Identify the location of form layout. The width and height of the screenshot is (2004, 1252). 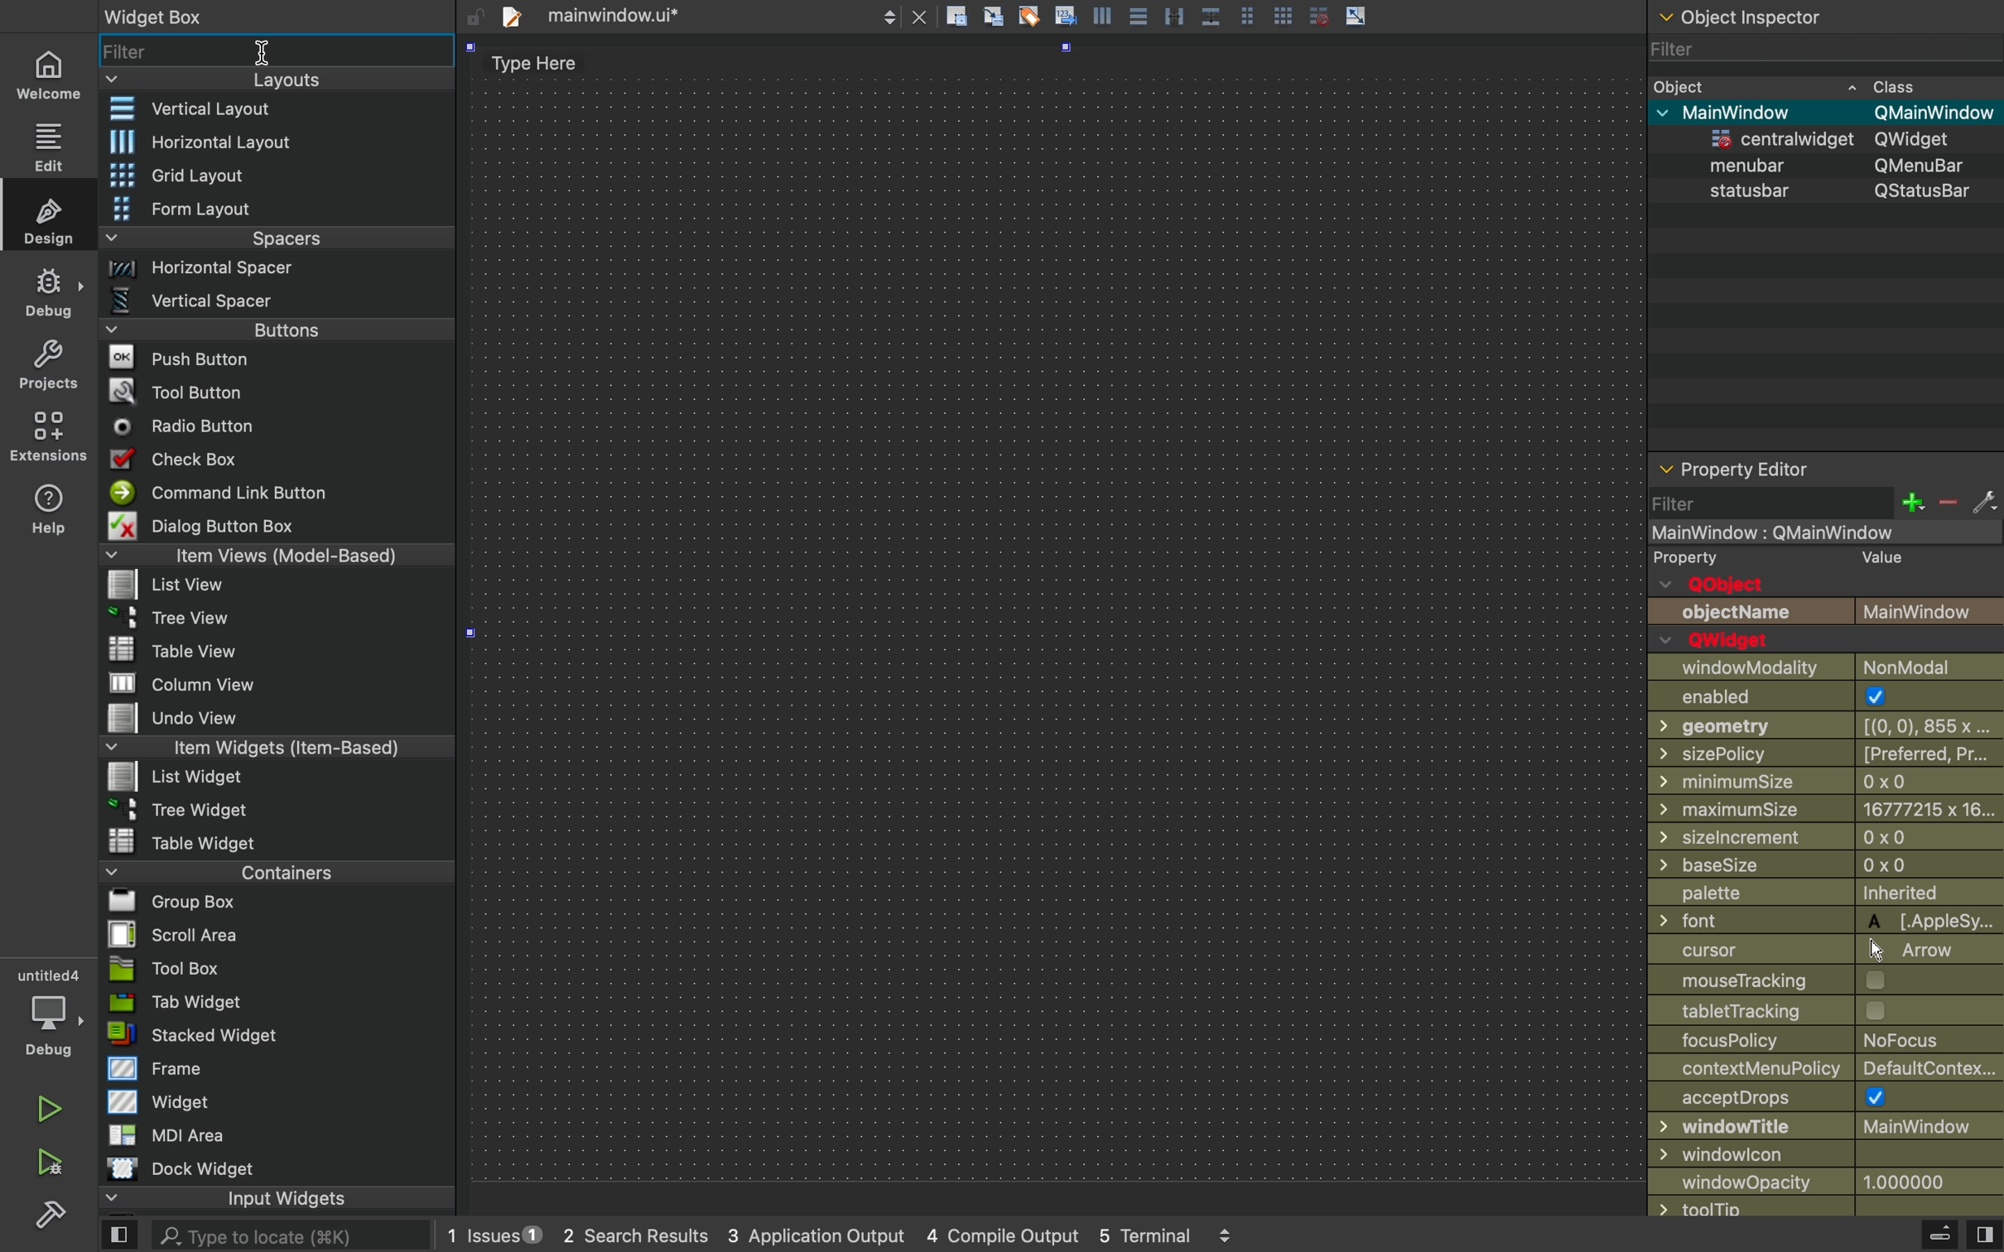
(277, 205).